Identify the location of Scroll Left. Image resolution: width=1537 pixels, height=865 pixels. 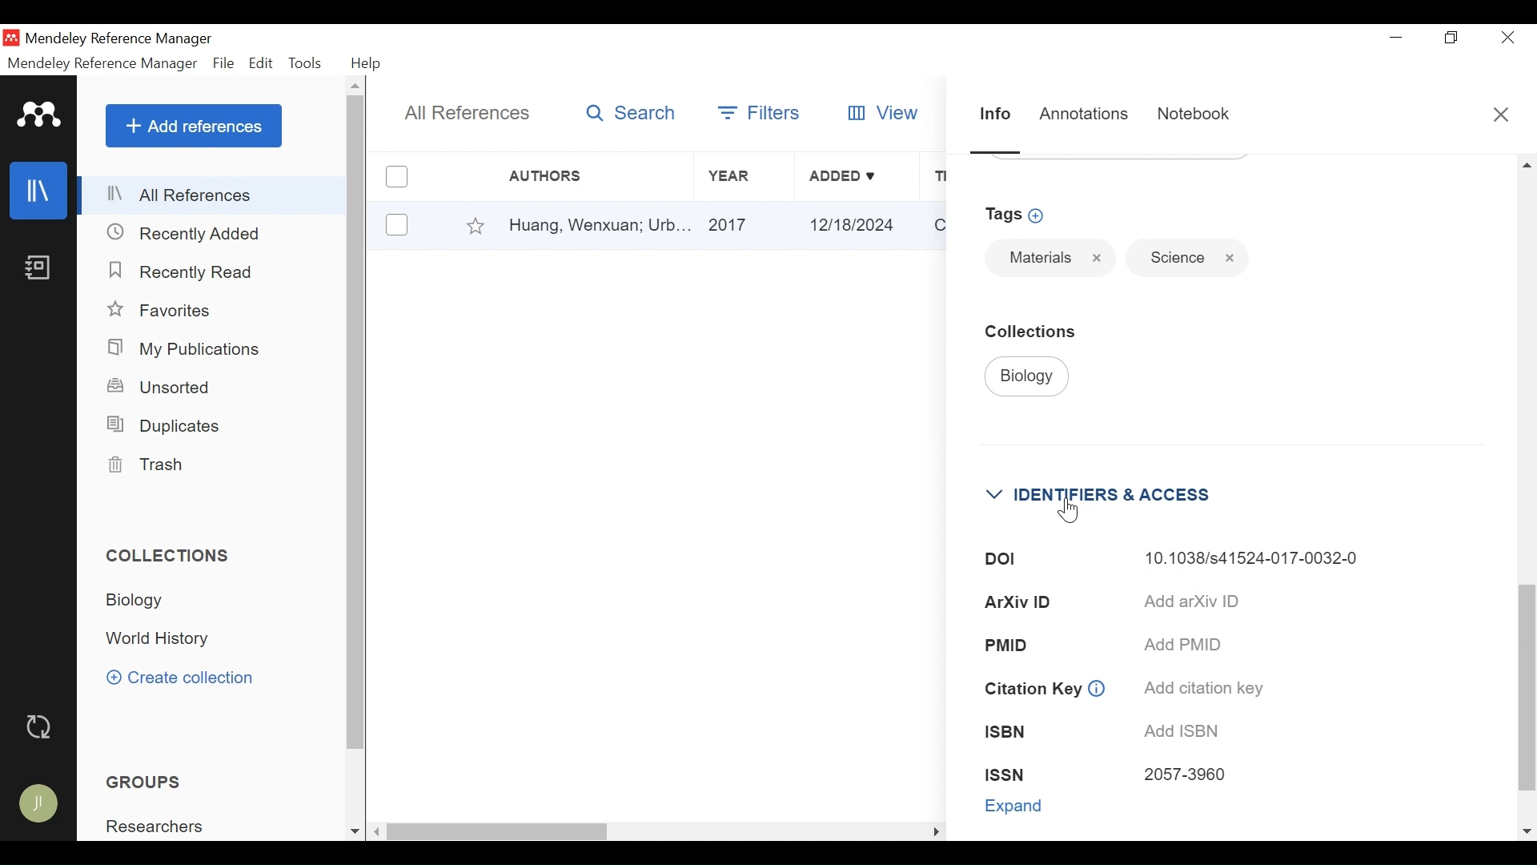
(378, 832).